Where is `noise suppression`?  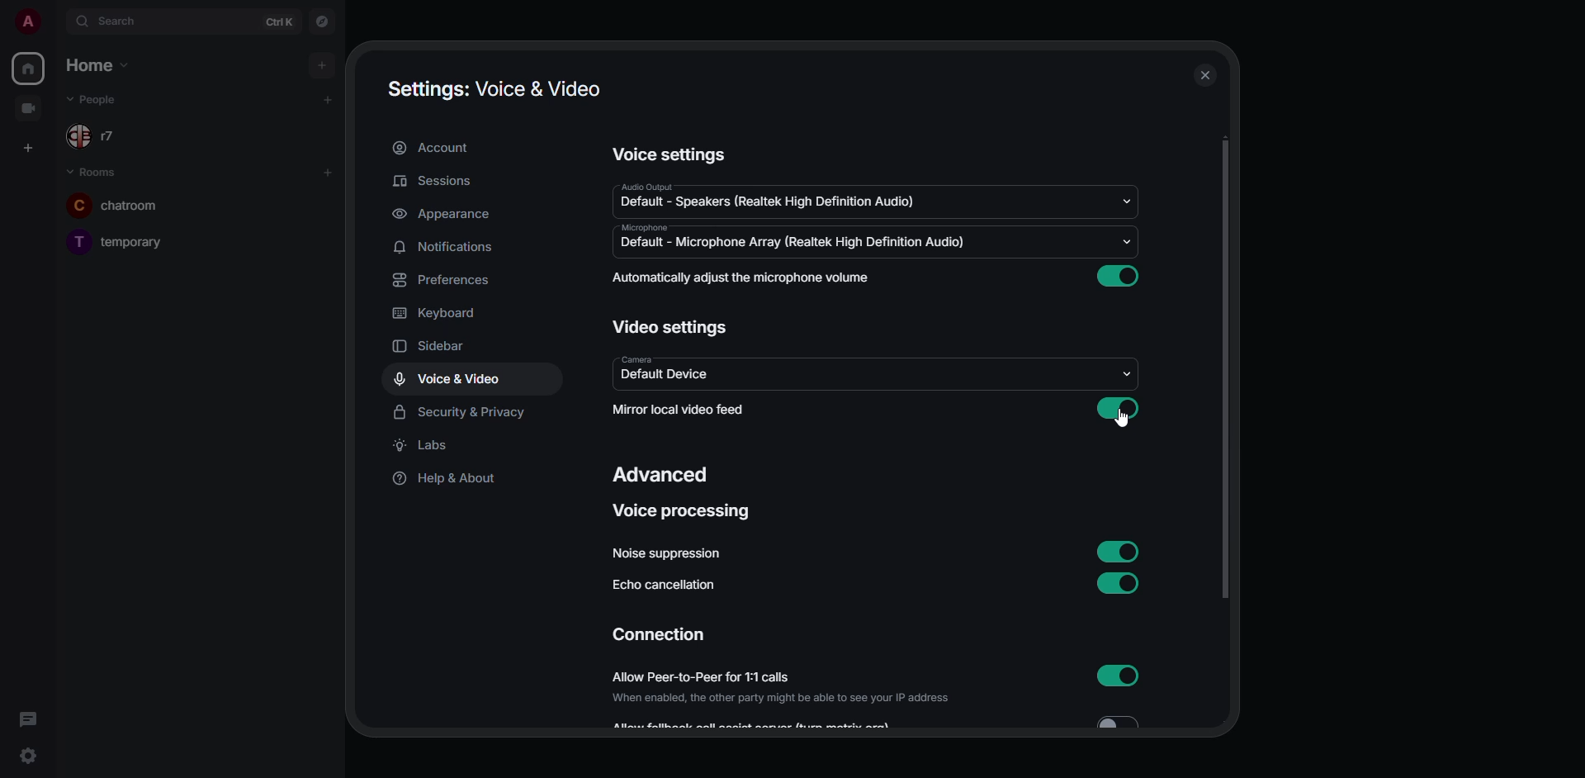
noise suppression is located at coordinates (665, 553).